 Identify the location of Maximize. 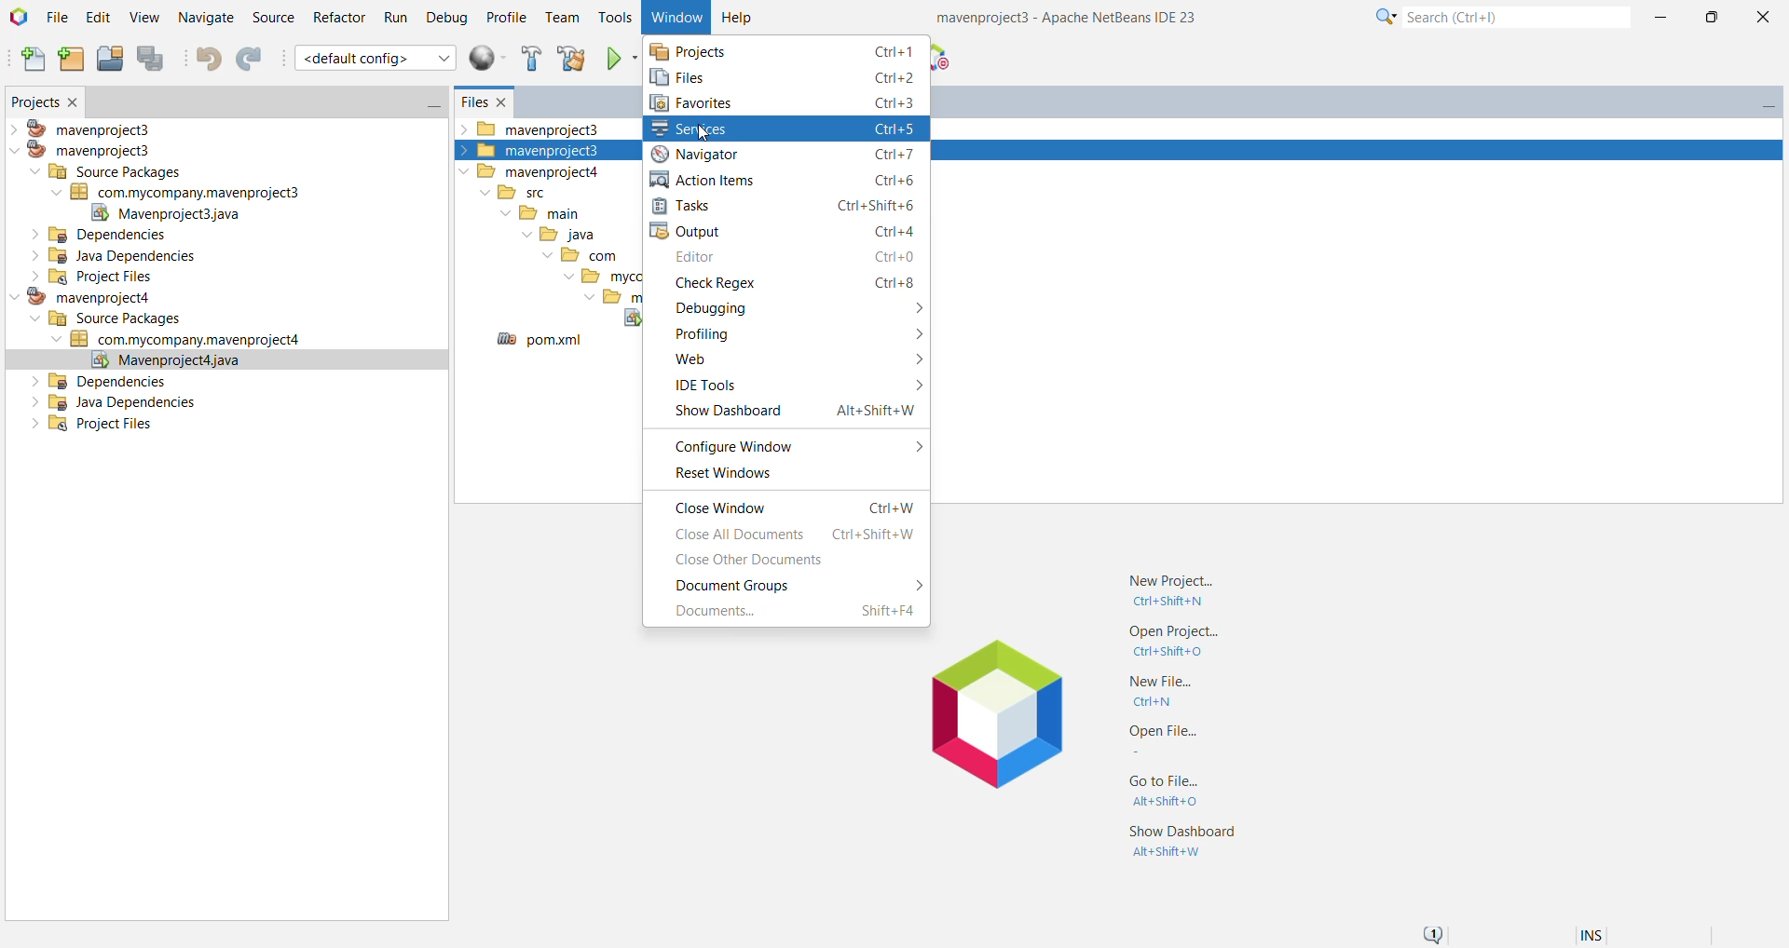
(1711, 18).